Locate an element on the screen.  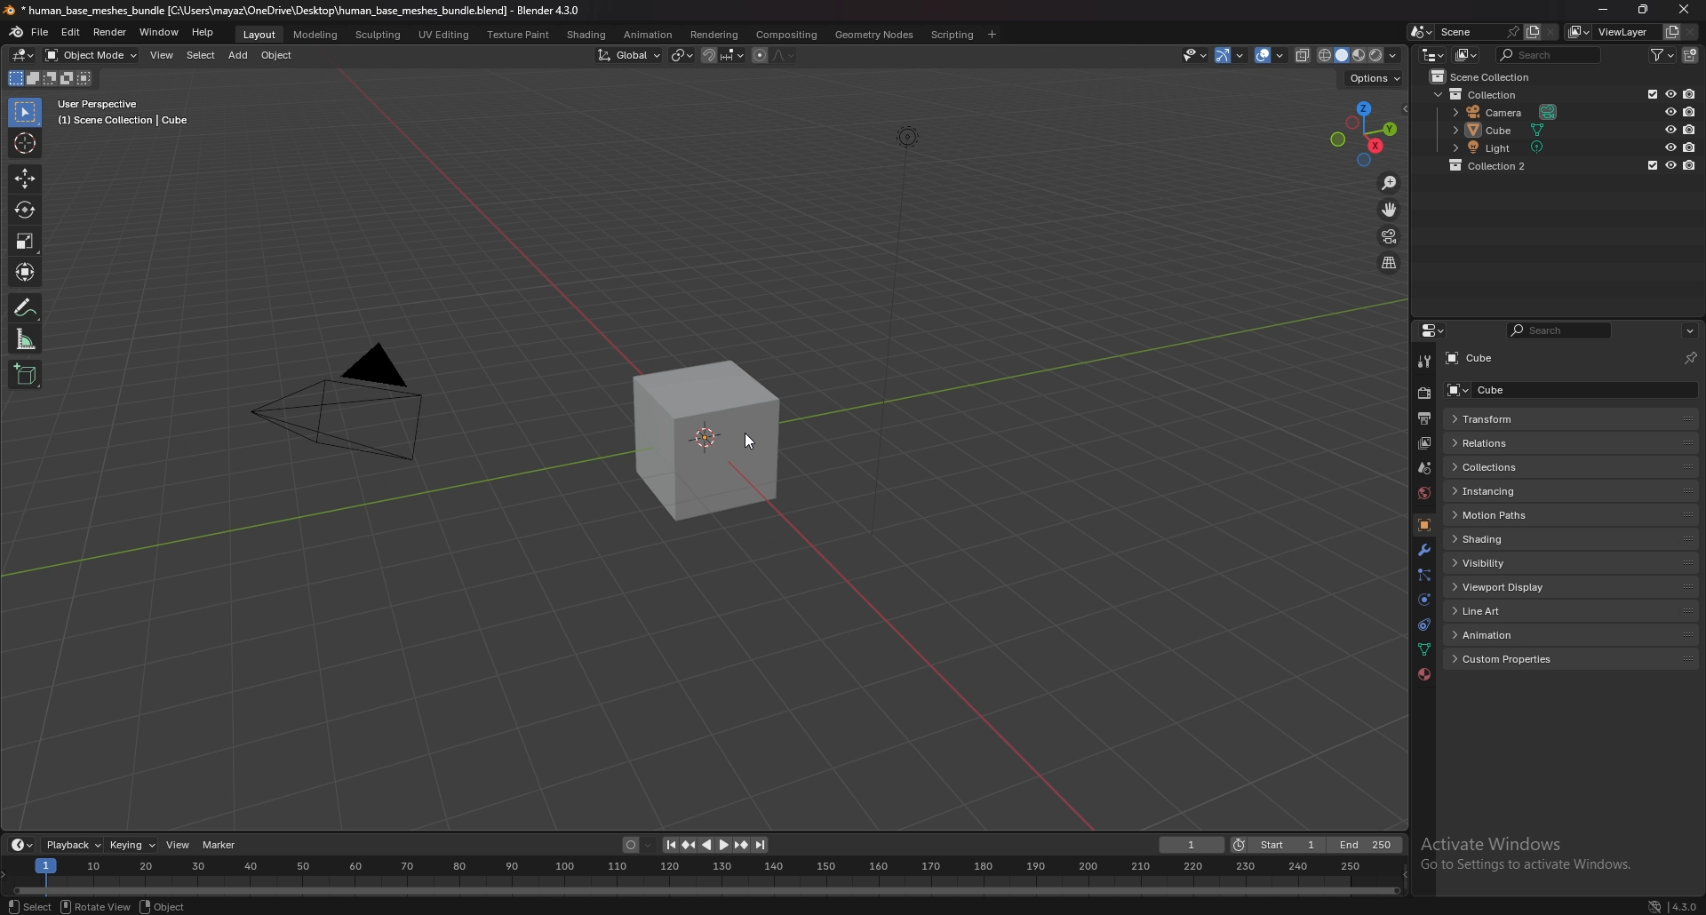
add scene is located at coordinates (1532, 32).